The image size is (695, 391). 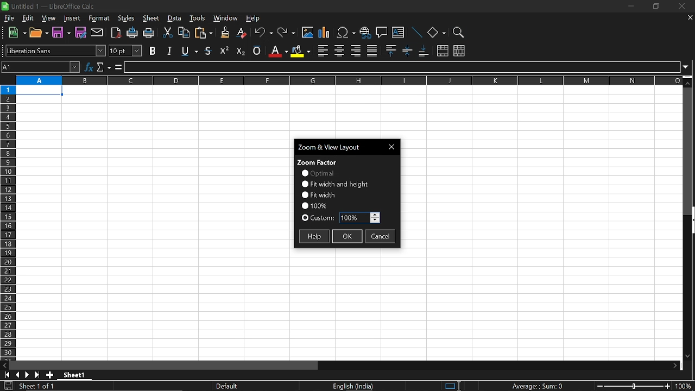 What do you see at coordinates (127, 19) in the screenshot?
I see `styles` at bounding box center [127, 19].